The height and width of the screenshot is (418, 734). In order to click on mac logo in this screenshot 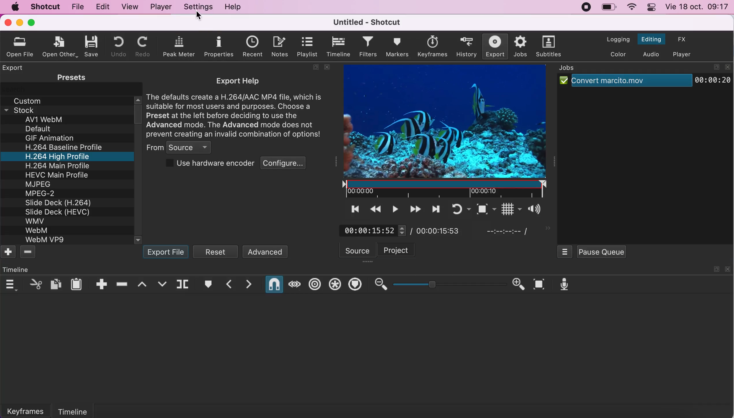, I will do `click(13, 7)`.